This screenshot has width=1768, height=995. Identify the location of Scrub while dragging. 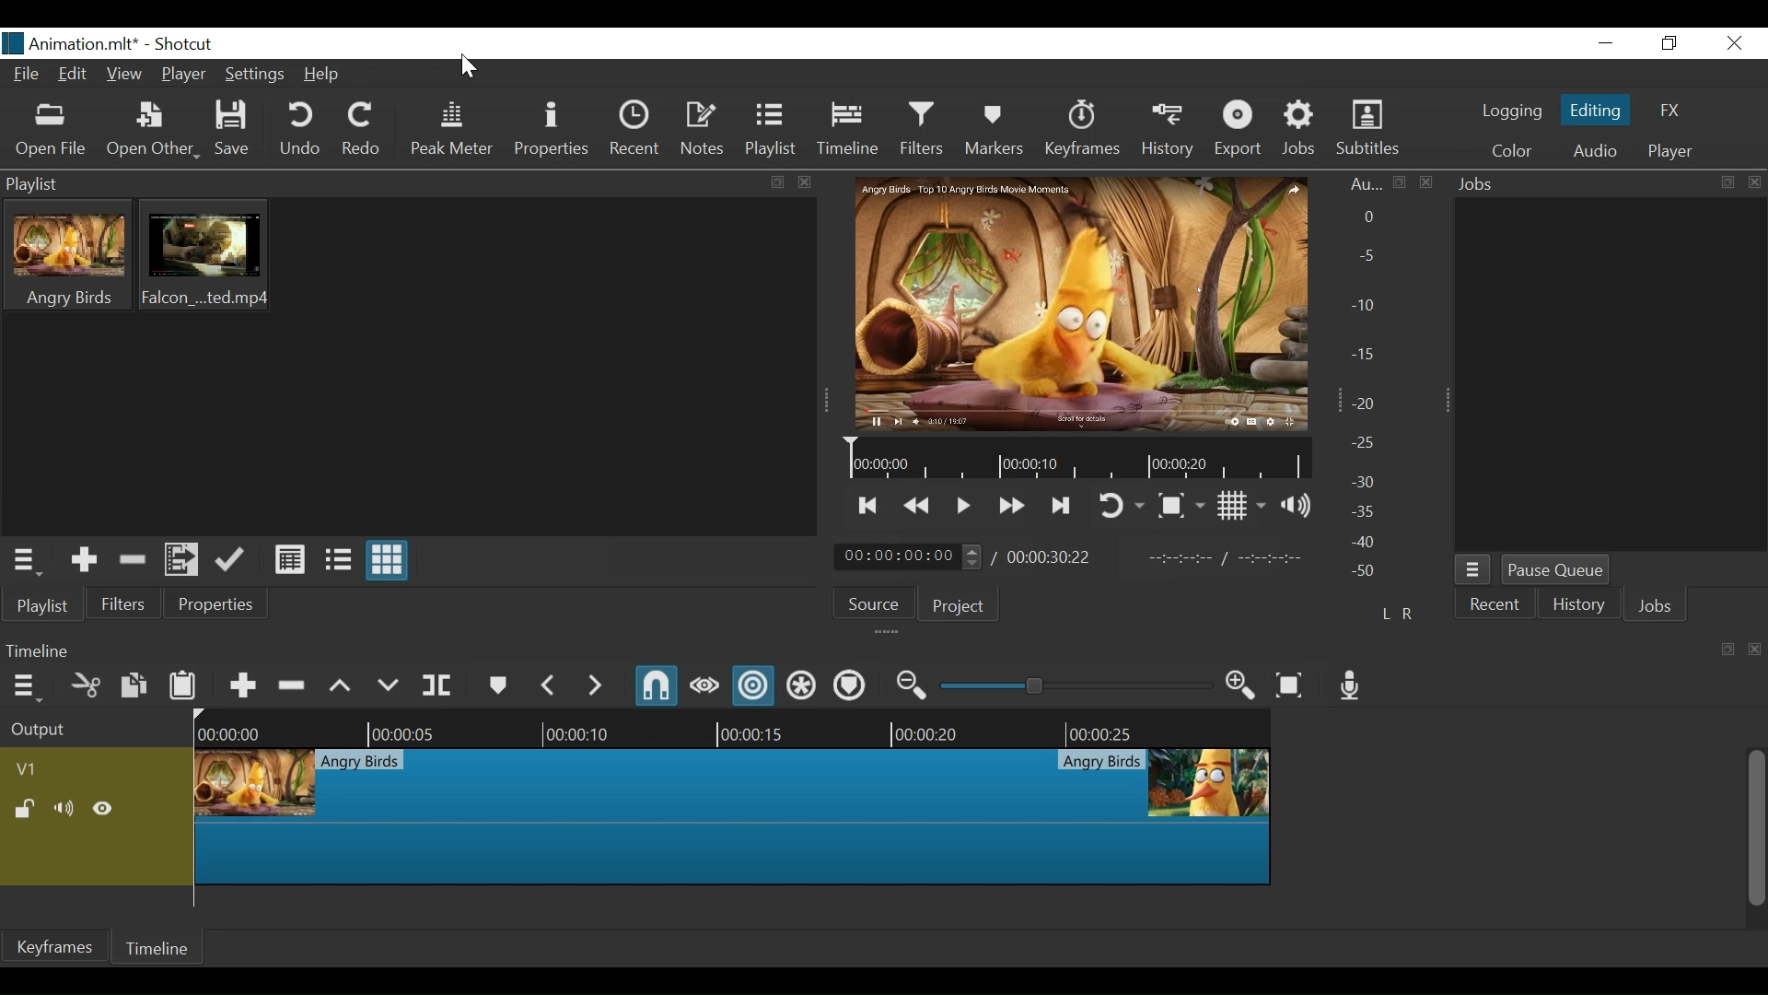
(704, 686).